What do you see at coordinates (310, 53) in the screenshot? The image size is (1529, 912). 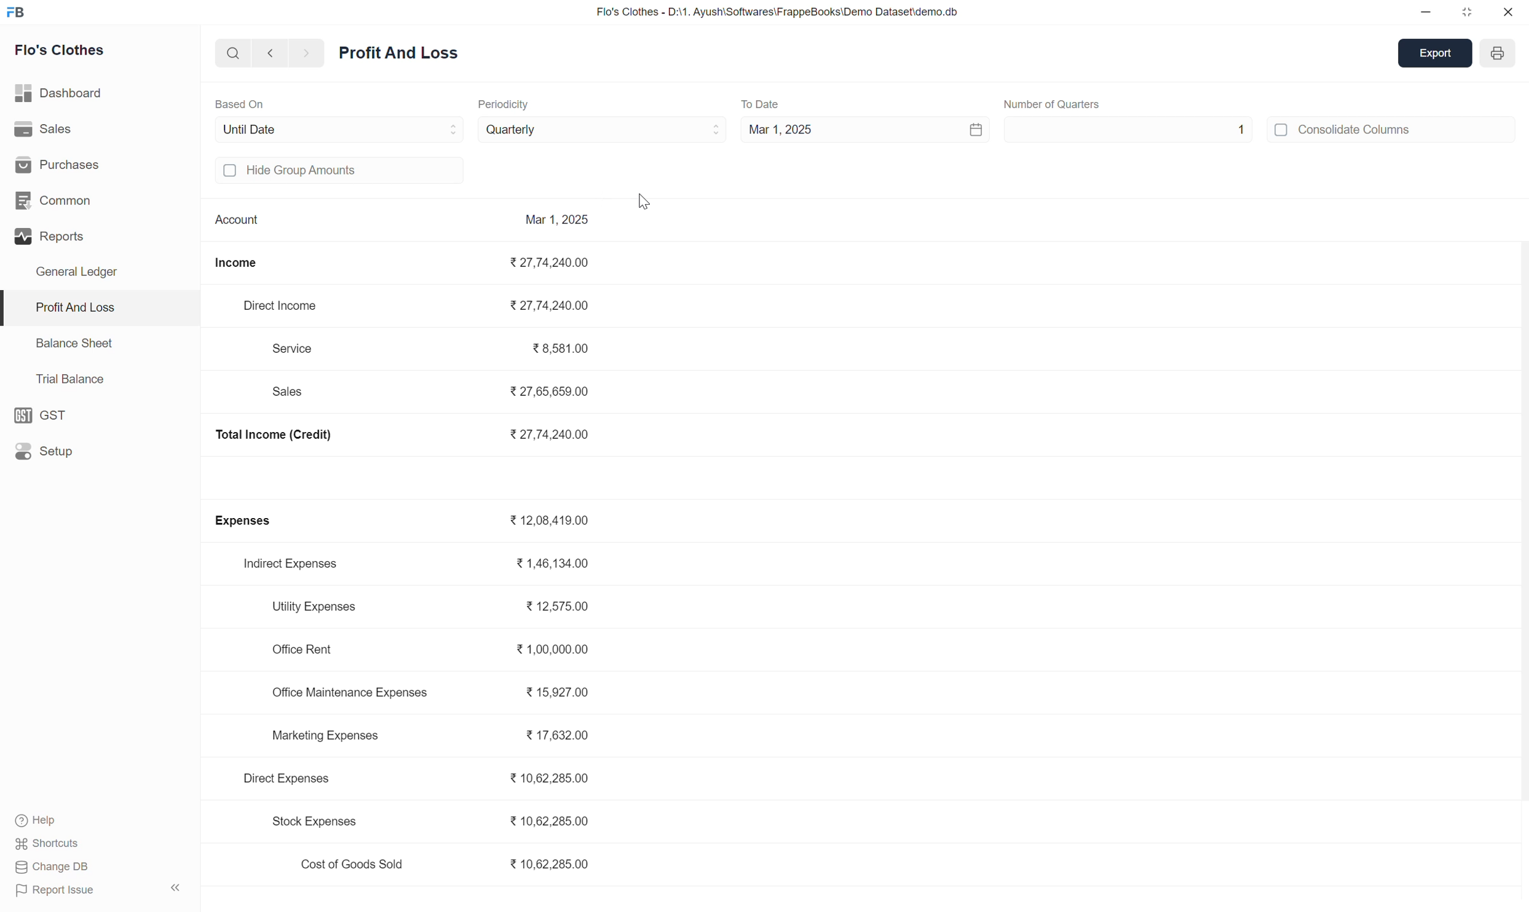 I see `next` at bounding box center [310, 53].